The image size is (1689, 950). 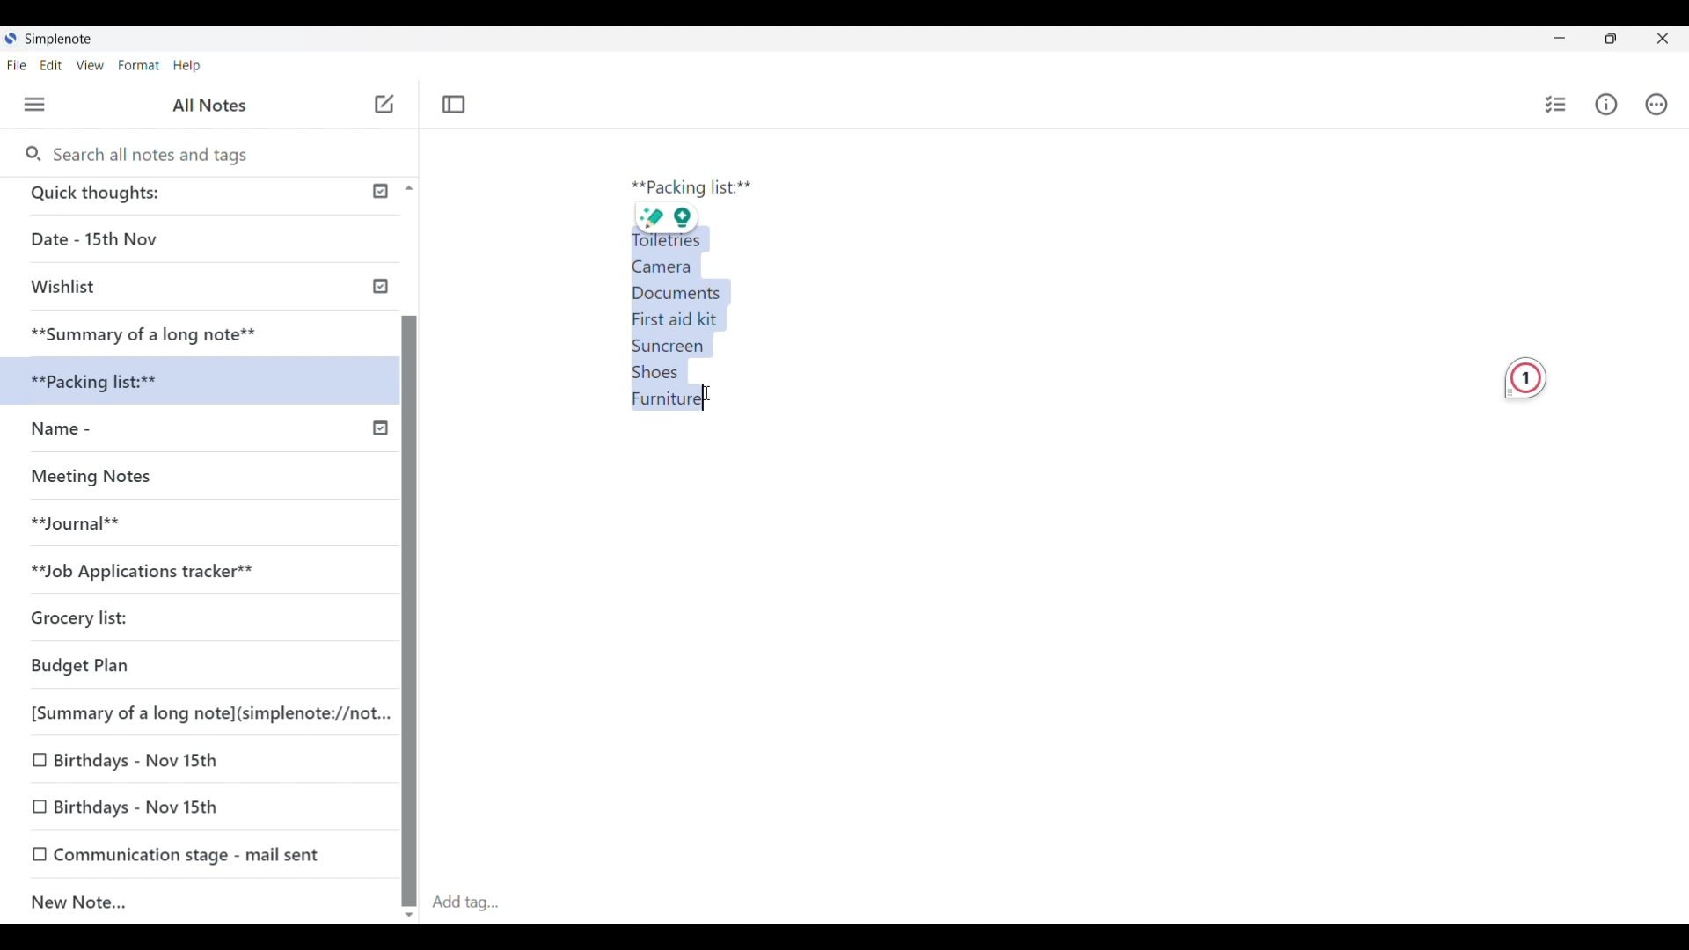 I want to click on Packing list, so click(x=691, y=188).